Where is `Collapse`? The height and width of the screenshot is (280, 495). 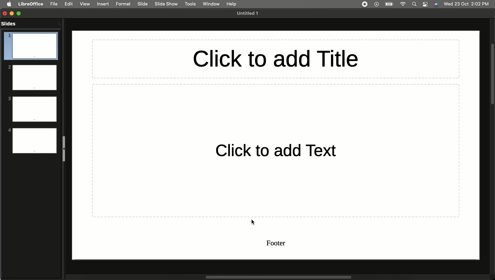 Collapse is located at coordinates (65, 148).